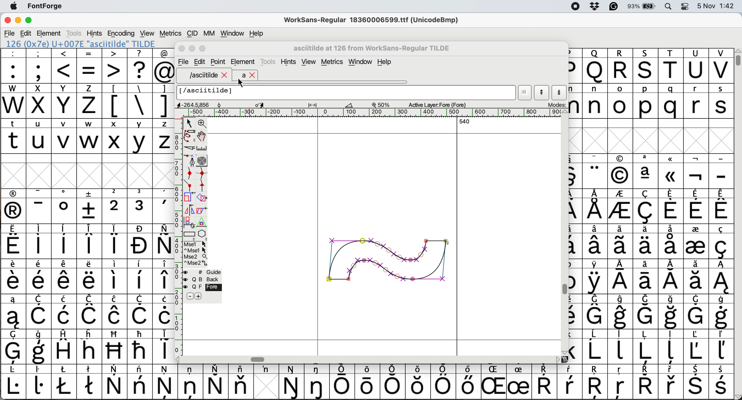 This screenshot has width=742, height=400. Describe the element at coordinates (114, 312) in the screenshot. I see `symbol` at that location.